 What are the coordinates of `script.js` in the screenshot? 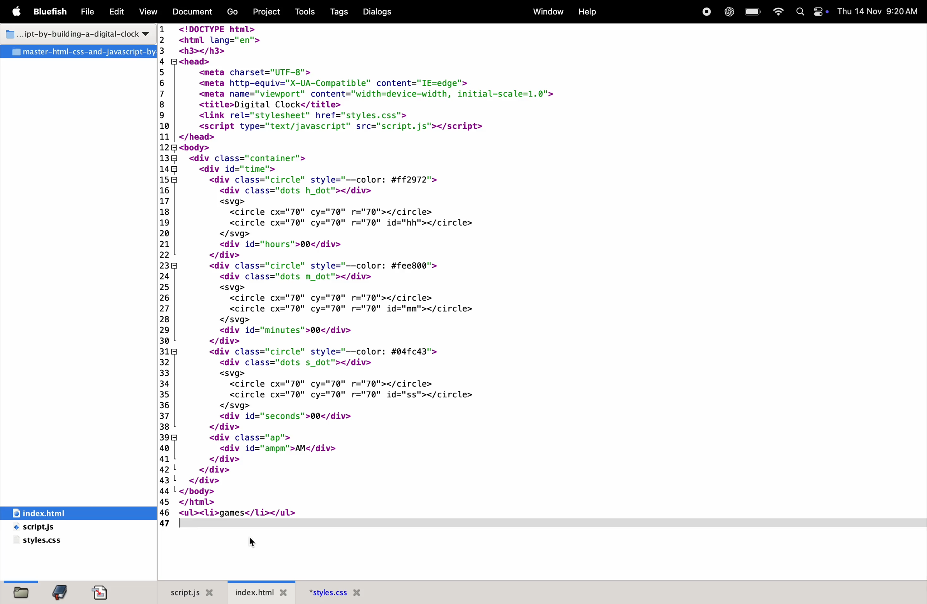 It's located at (54, 528).